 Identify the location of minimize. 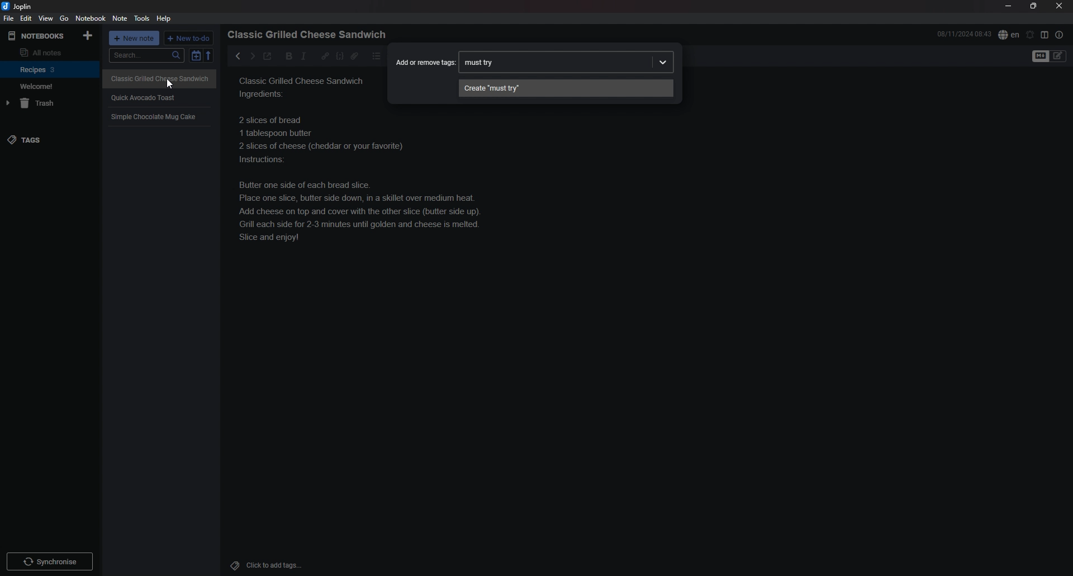
(1009, 6).